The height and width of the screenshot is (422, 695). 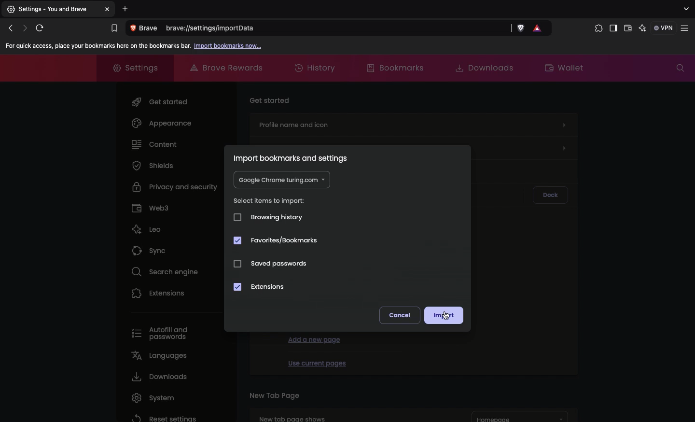 What do you see at coordinates (521, 28) in the screenshot?
I see `Brave shields` at bounding box center [521, 28].